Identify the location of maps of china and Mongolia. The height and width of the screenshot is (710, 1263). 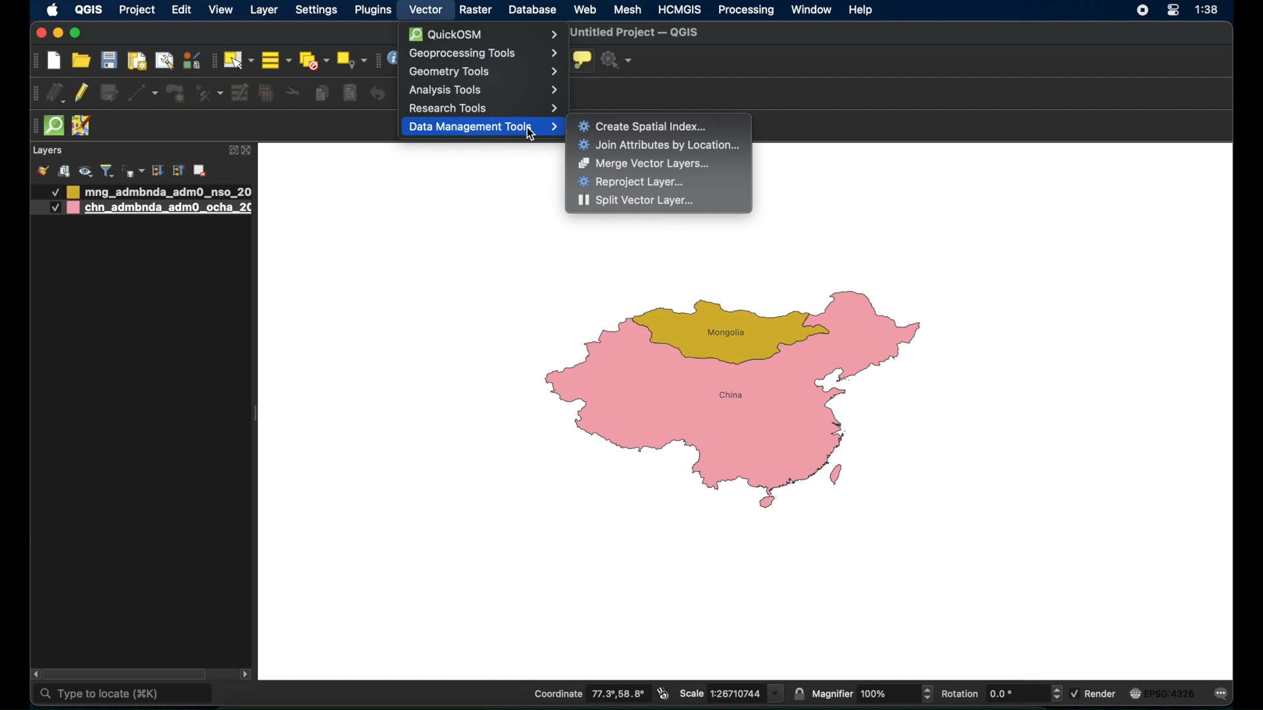
(739, 403).